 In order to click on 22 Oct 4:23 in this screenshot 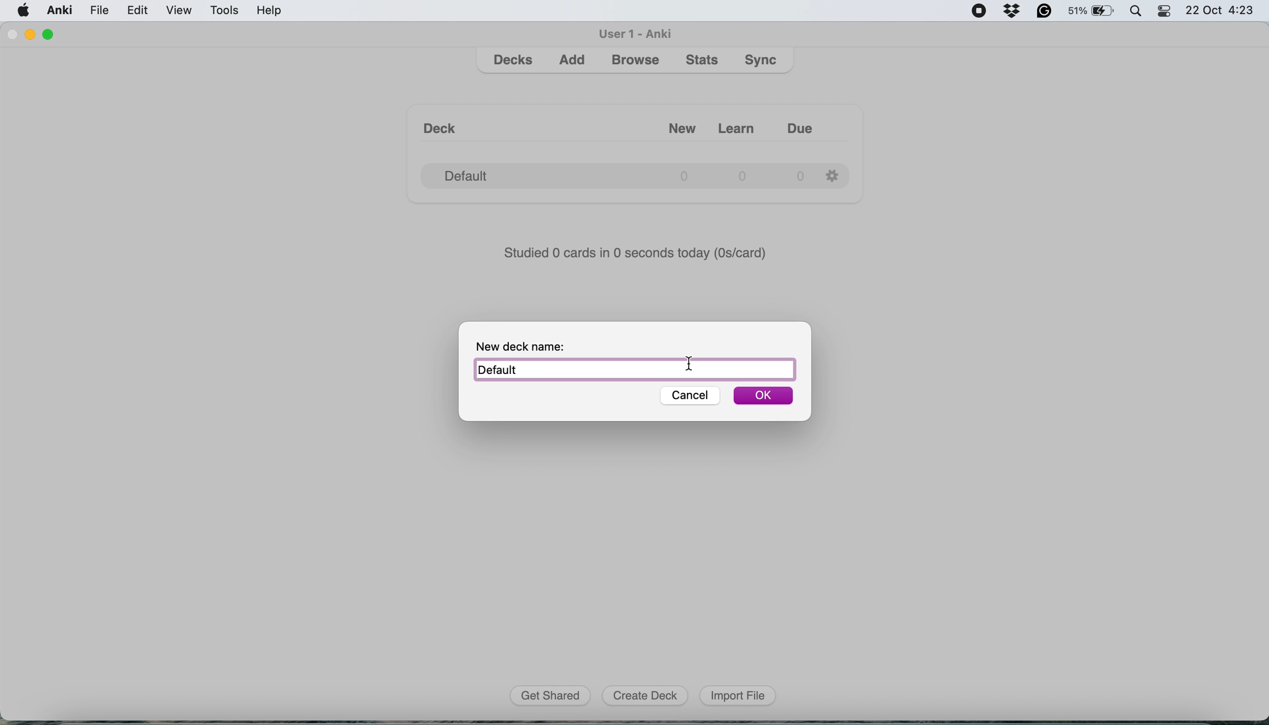, I will do `click(1224, 11)`.